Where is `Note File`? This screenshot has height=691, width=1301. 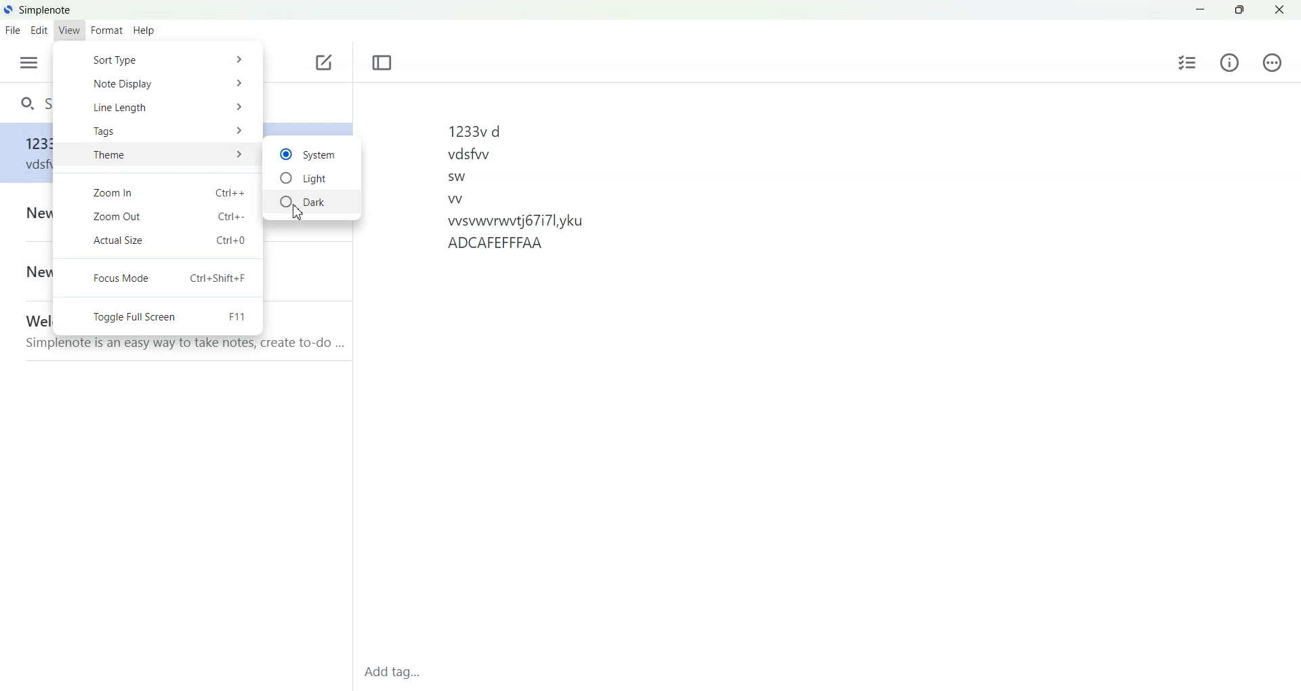
Note File is located at coordinates (29, 328).